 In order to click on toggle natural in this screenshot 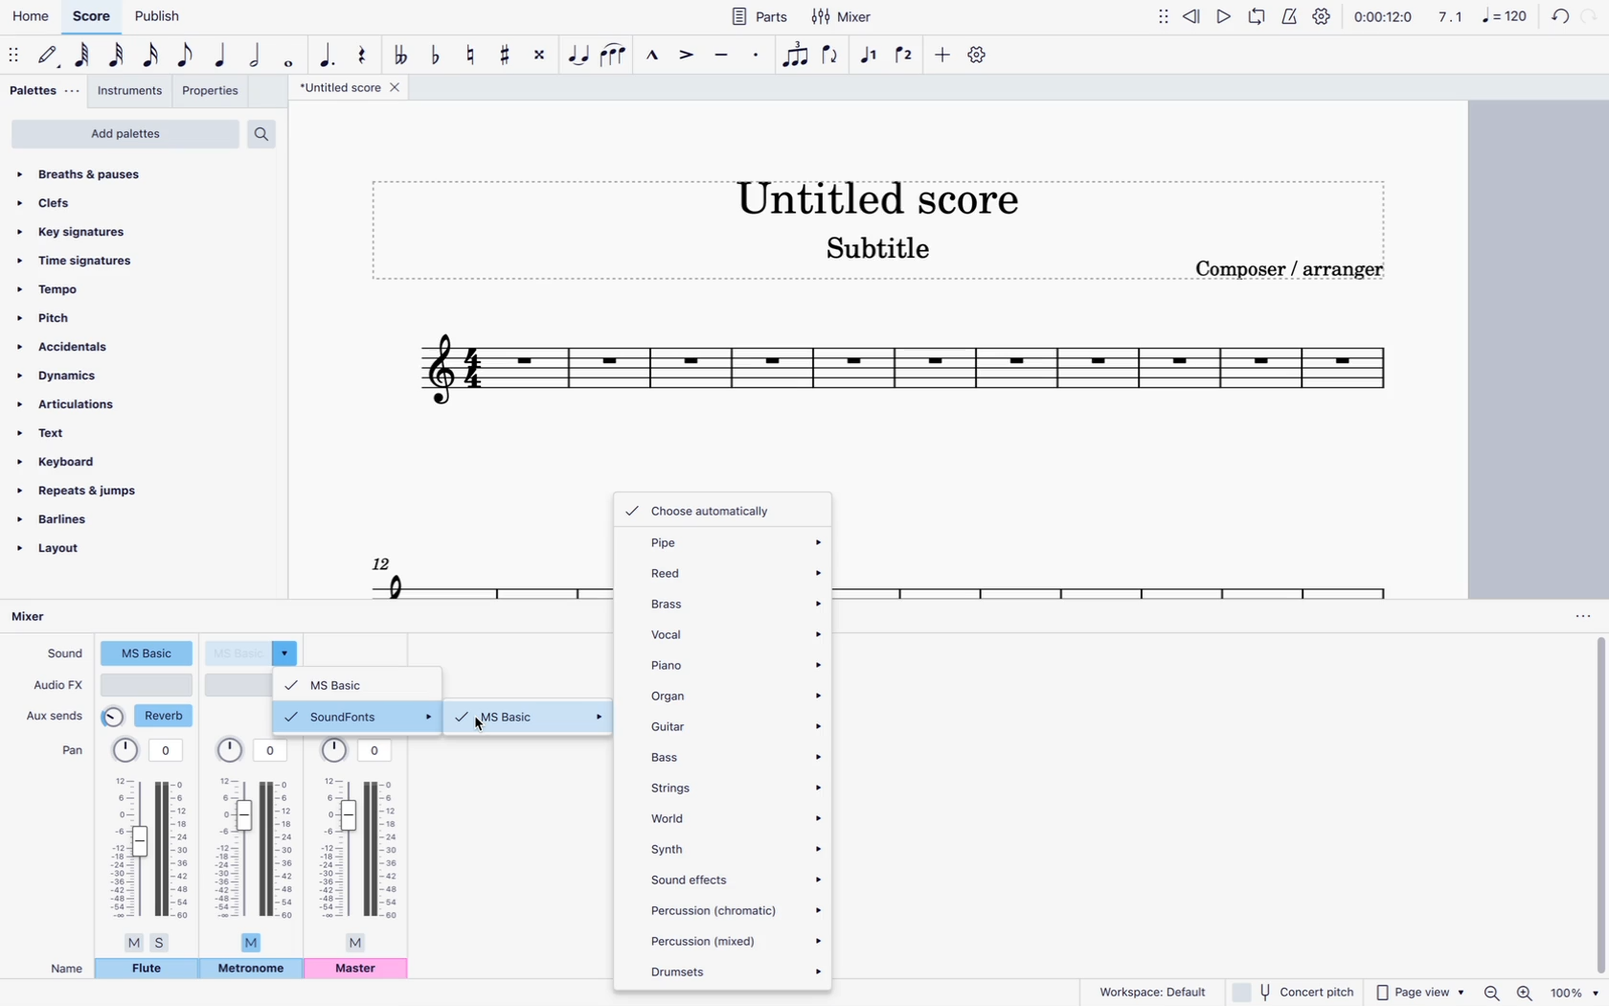, I will do `click(472, 54)`.